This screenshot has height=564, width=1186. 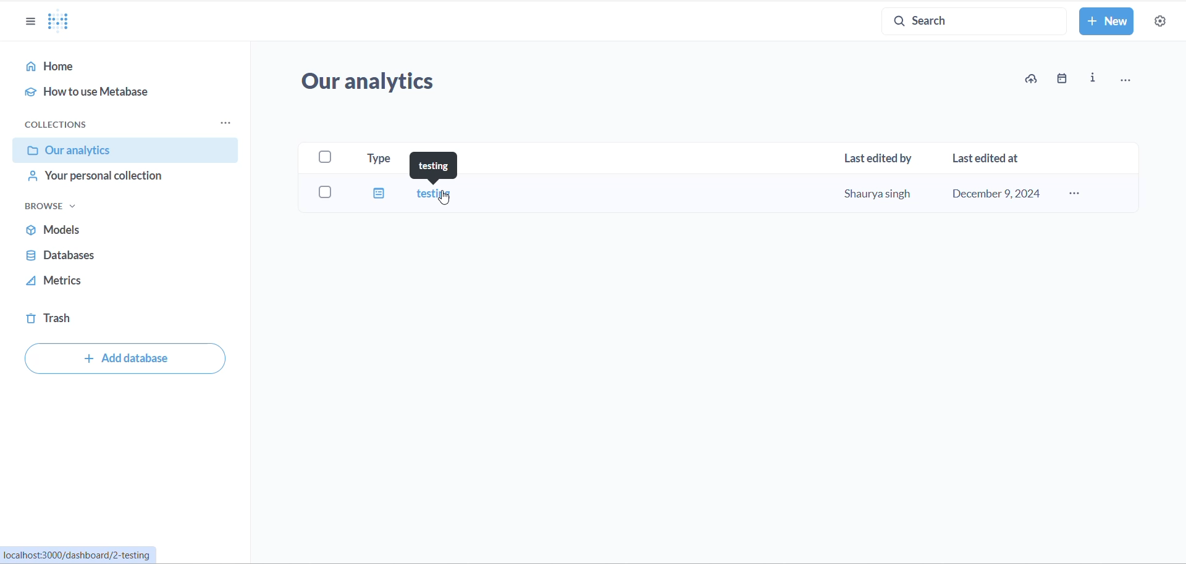 What do you see at coordinates (1095, 78) in the screenshot?
I see `info` at bounding box center [1095, 78].